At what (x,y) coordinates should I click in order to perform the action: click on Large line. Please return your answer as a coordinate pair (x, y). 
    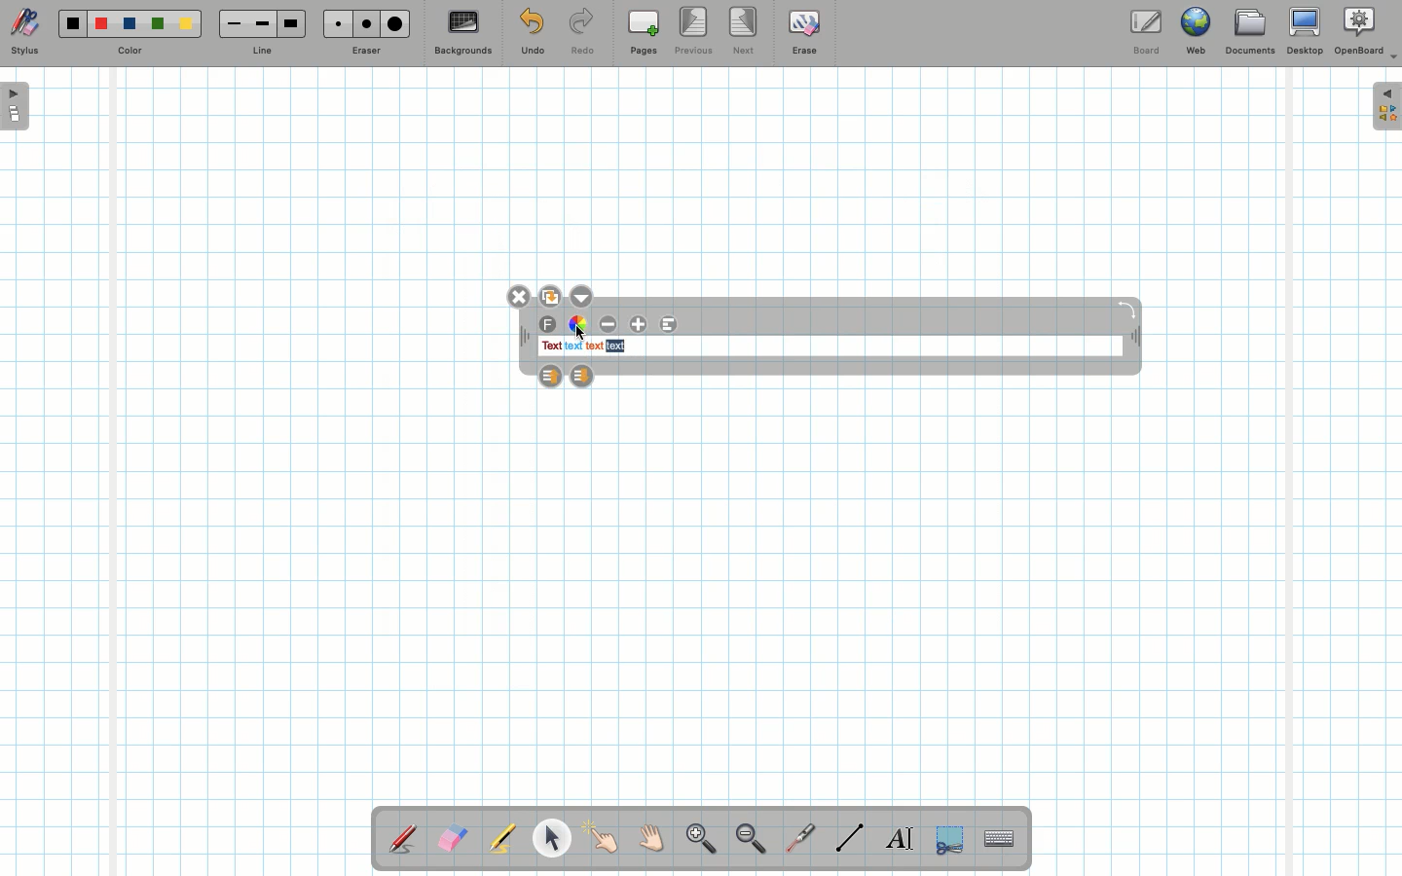
    Looking at the image, I should click on (292, 23).